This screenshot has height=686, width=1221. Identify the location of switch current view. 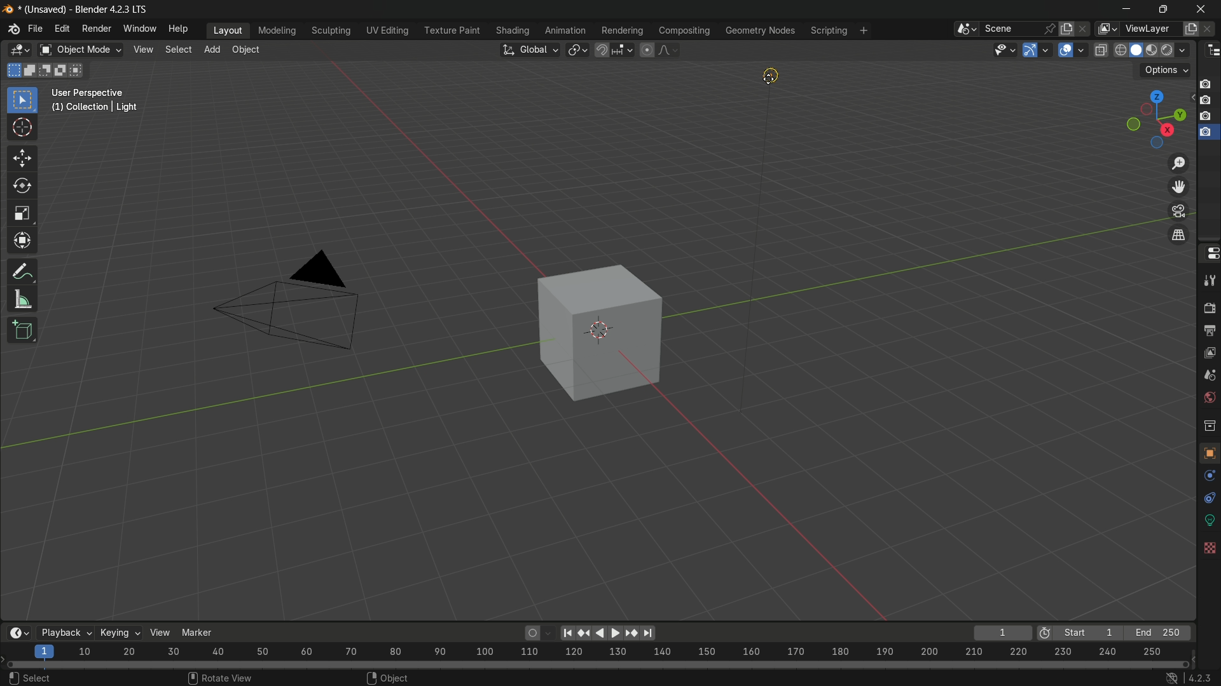
(1176, 234).